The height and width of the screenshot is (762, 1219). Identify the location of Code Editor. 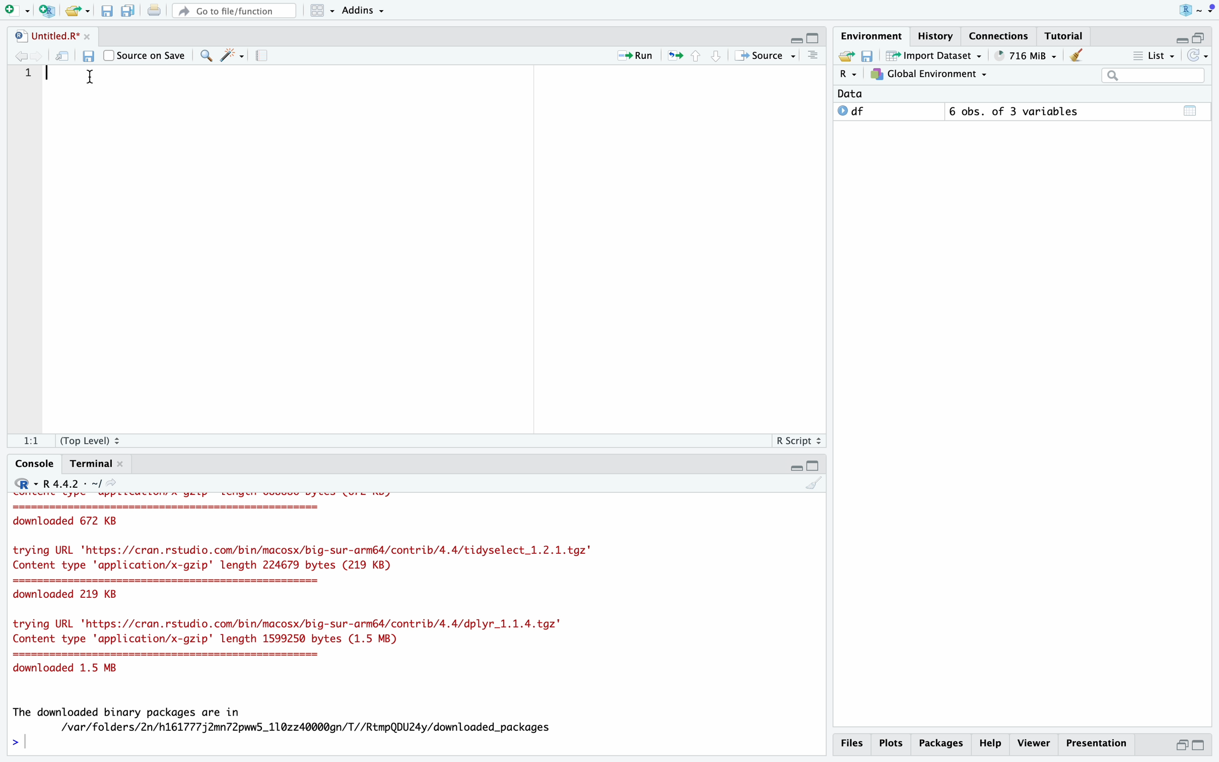
(438, 247).